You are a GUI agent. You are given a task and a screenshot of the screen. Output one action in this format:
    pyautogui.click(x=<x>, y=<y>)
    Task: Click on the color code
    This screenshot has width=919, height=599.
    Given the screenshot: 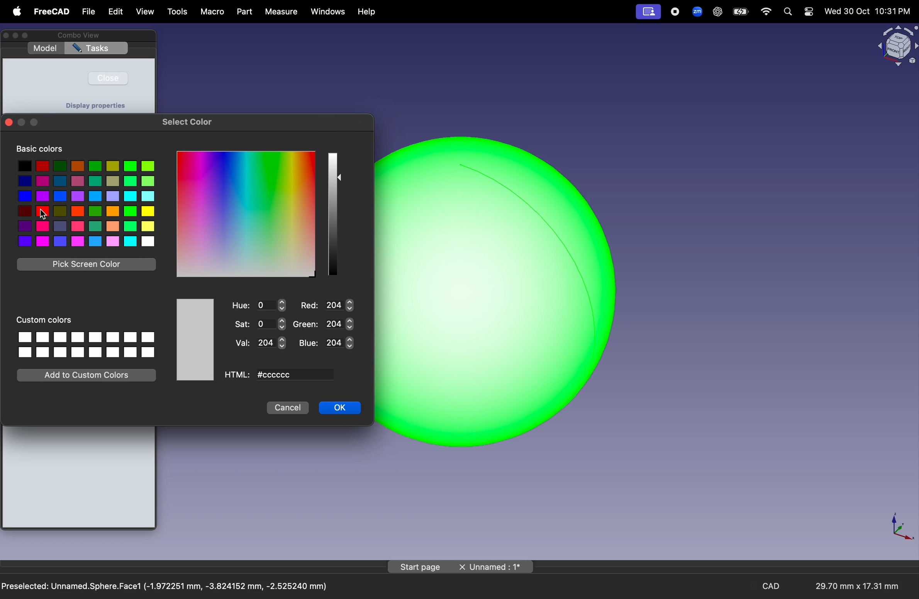 What is the action you would take?
    pyautogui.click(x=293, y=375)
    